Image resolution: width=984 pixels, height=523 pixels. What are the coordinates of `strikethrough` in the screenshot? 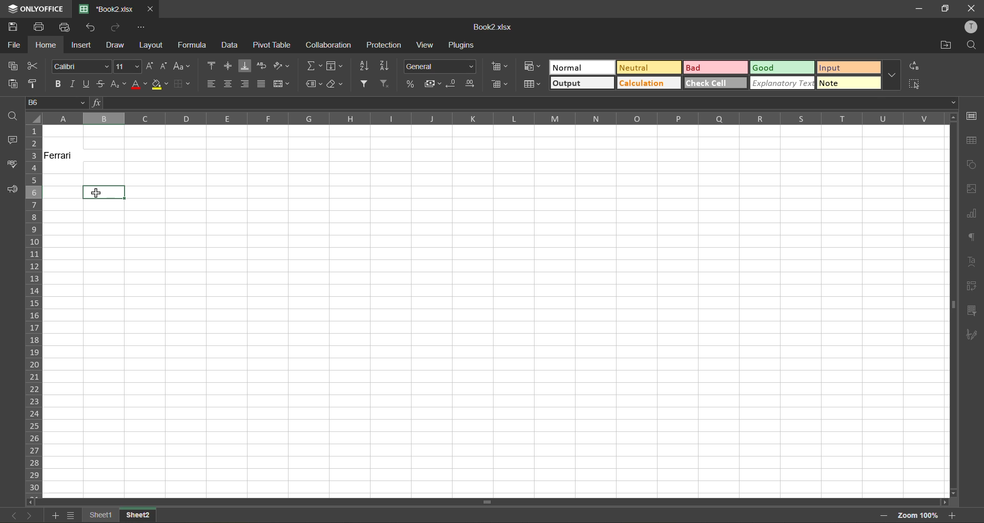 It's located at (101, 84).